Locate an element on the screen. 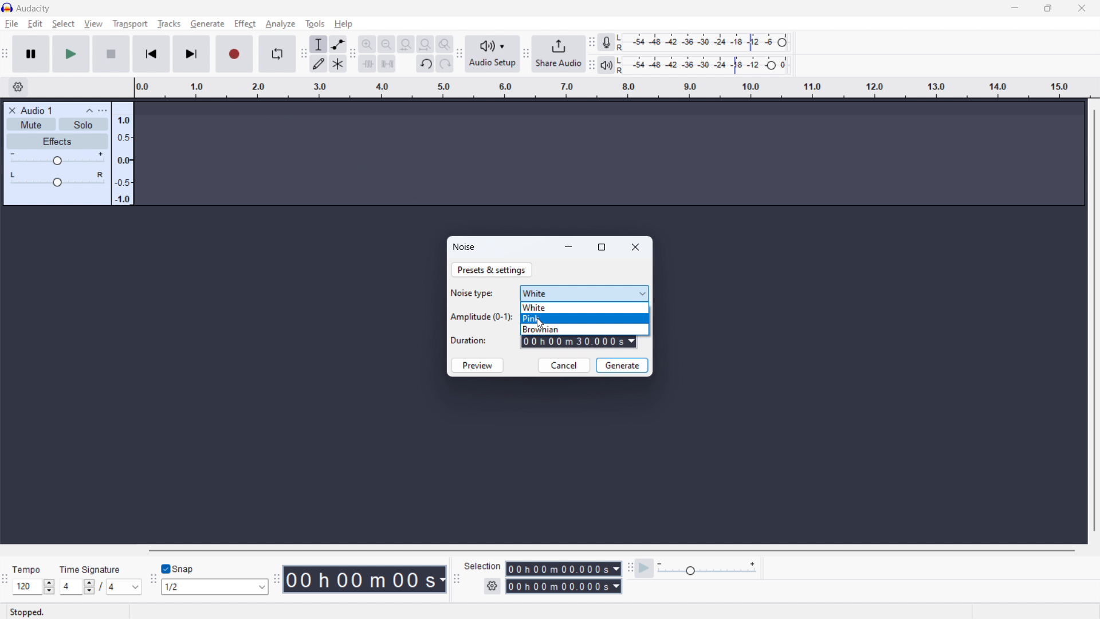 This screenshot has height=619, width=1100. time signature toolbar is located at coordinates (6, 581).